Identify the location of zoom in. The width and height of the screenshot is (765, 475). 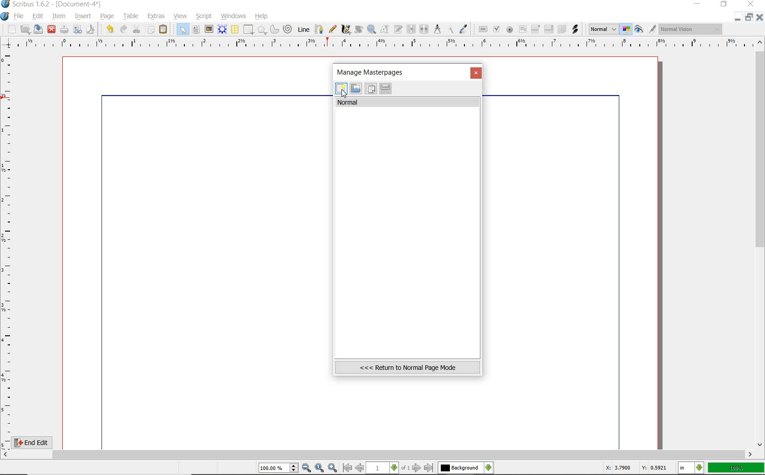
(332, 467).